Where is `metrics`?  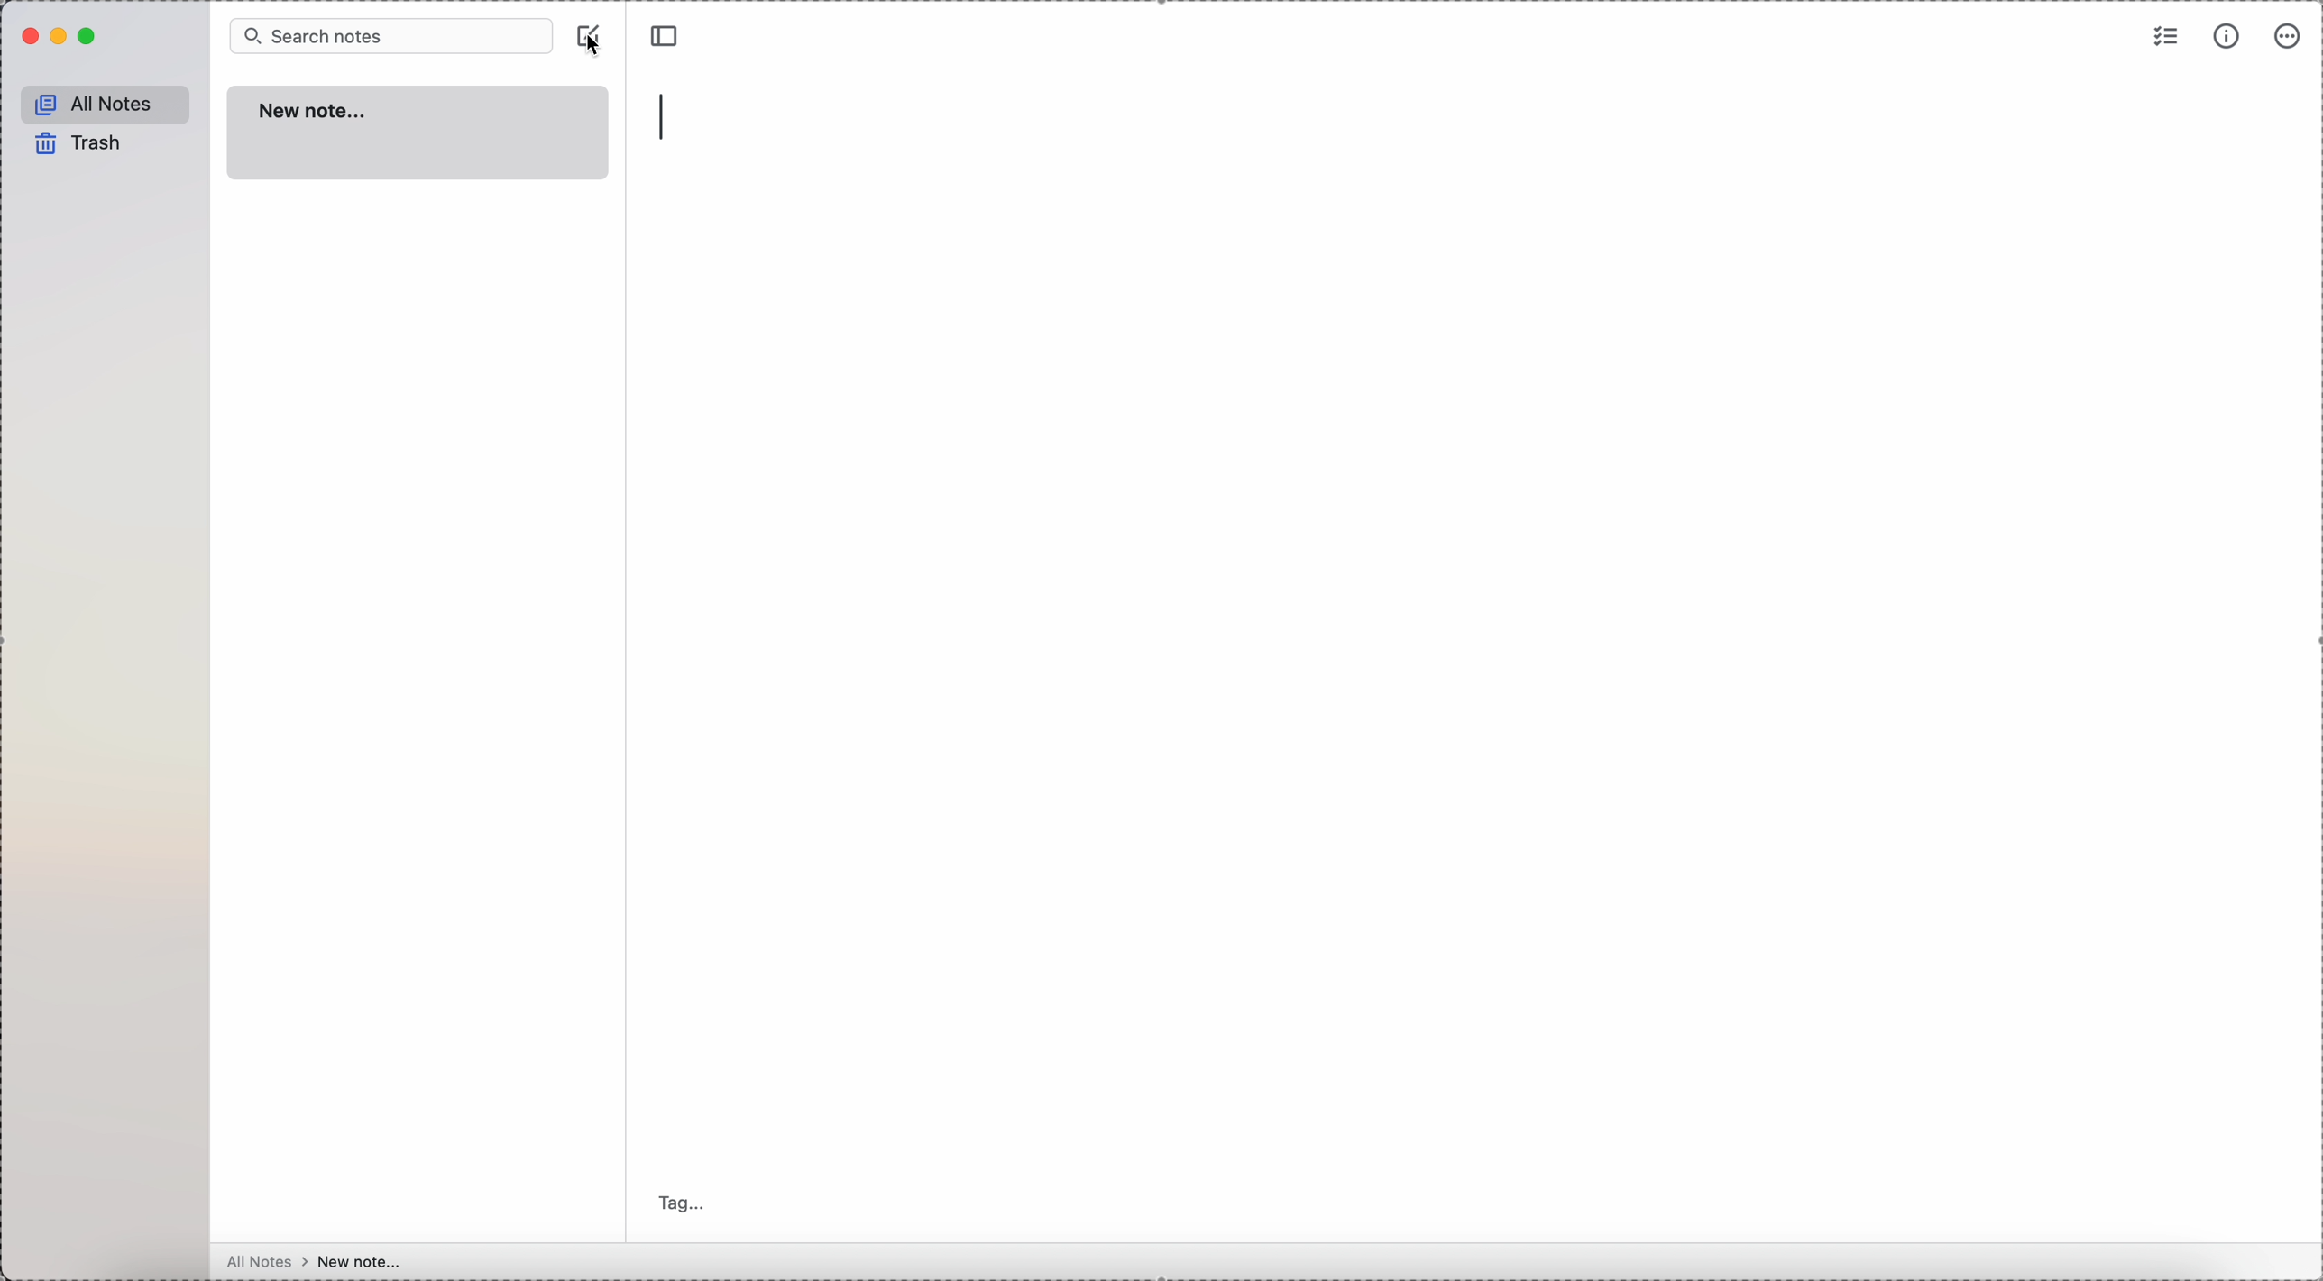 metrics is located at coordinates (2229, 35).